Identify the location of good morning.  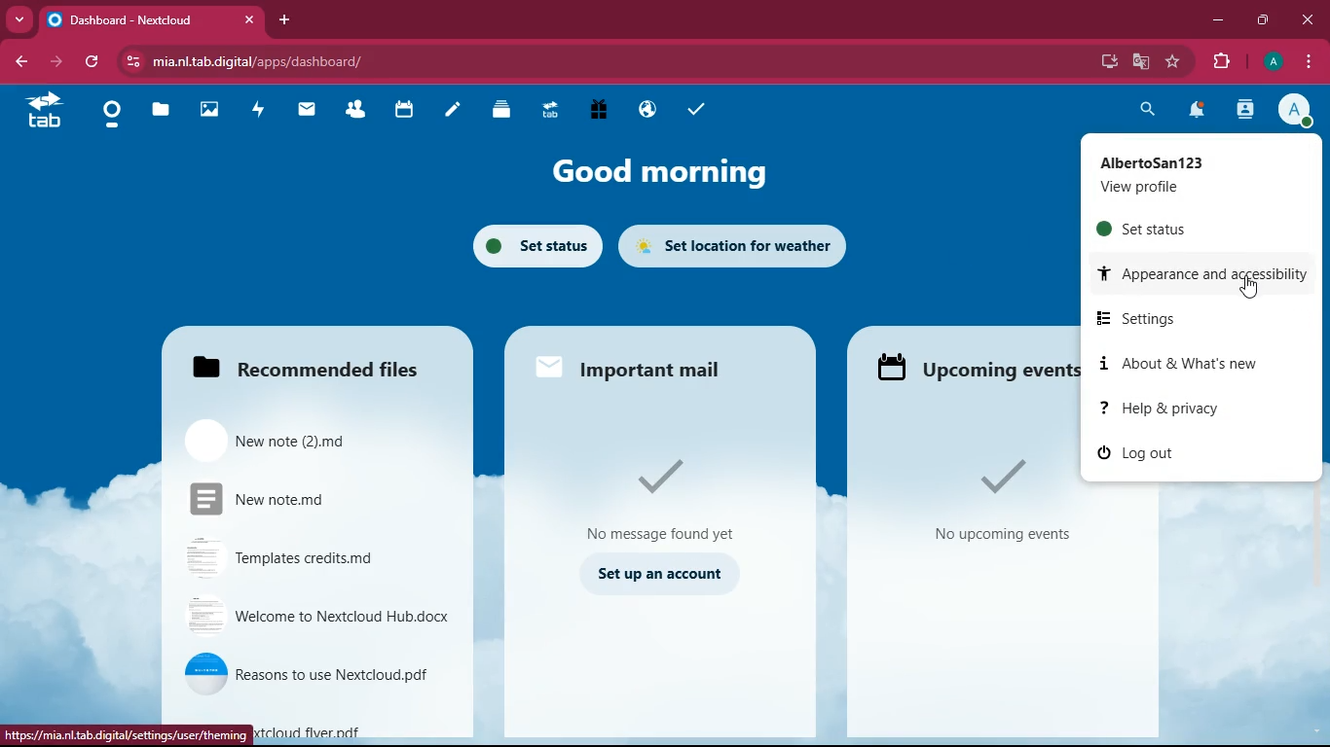
(647, 168).